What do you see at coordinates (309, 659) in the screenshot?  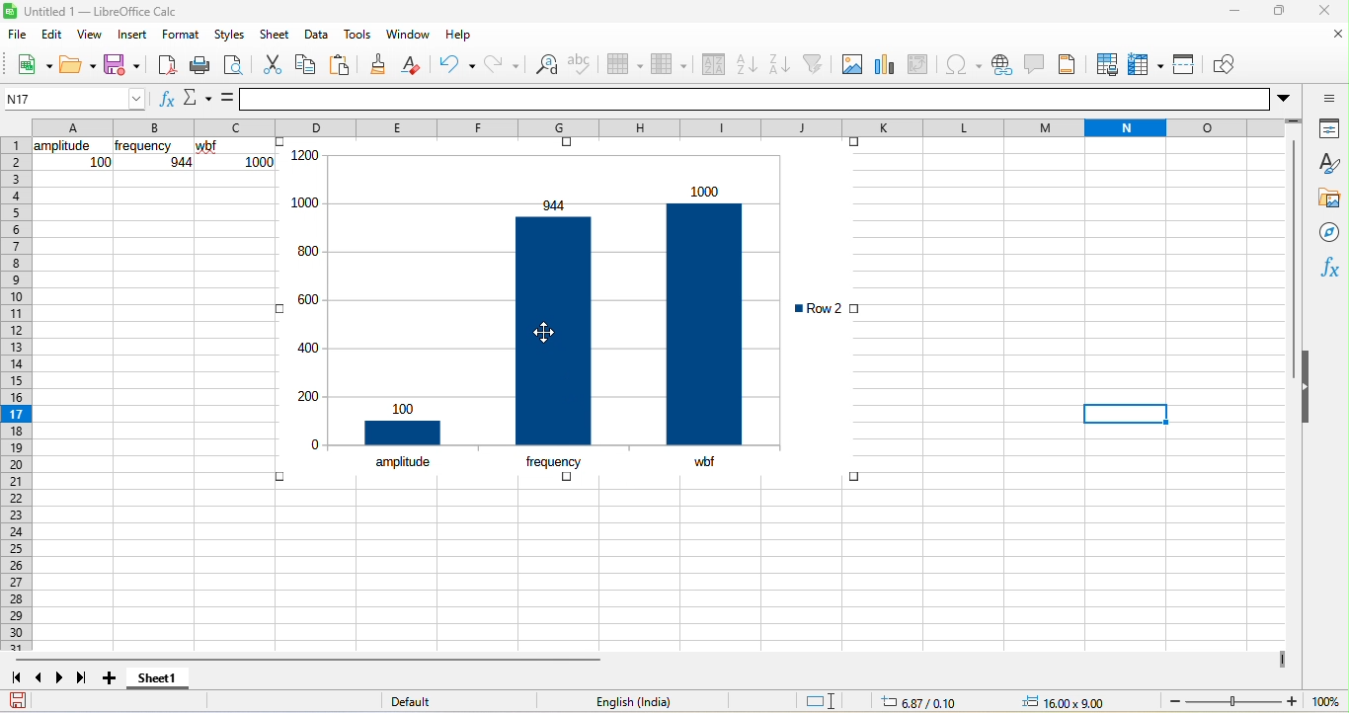 I see `horizontal scroll bar` at bounding box center [309, 659].